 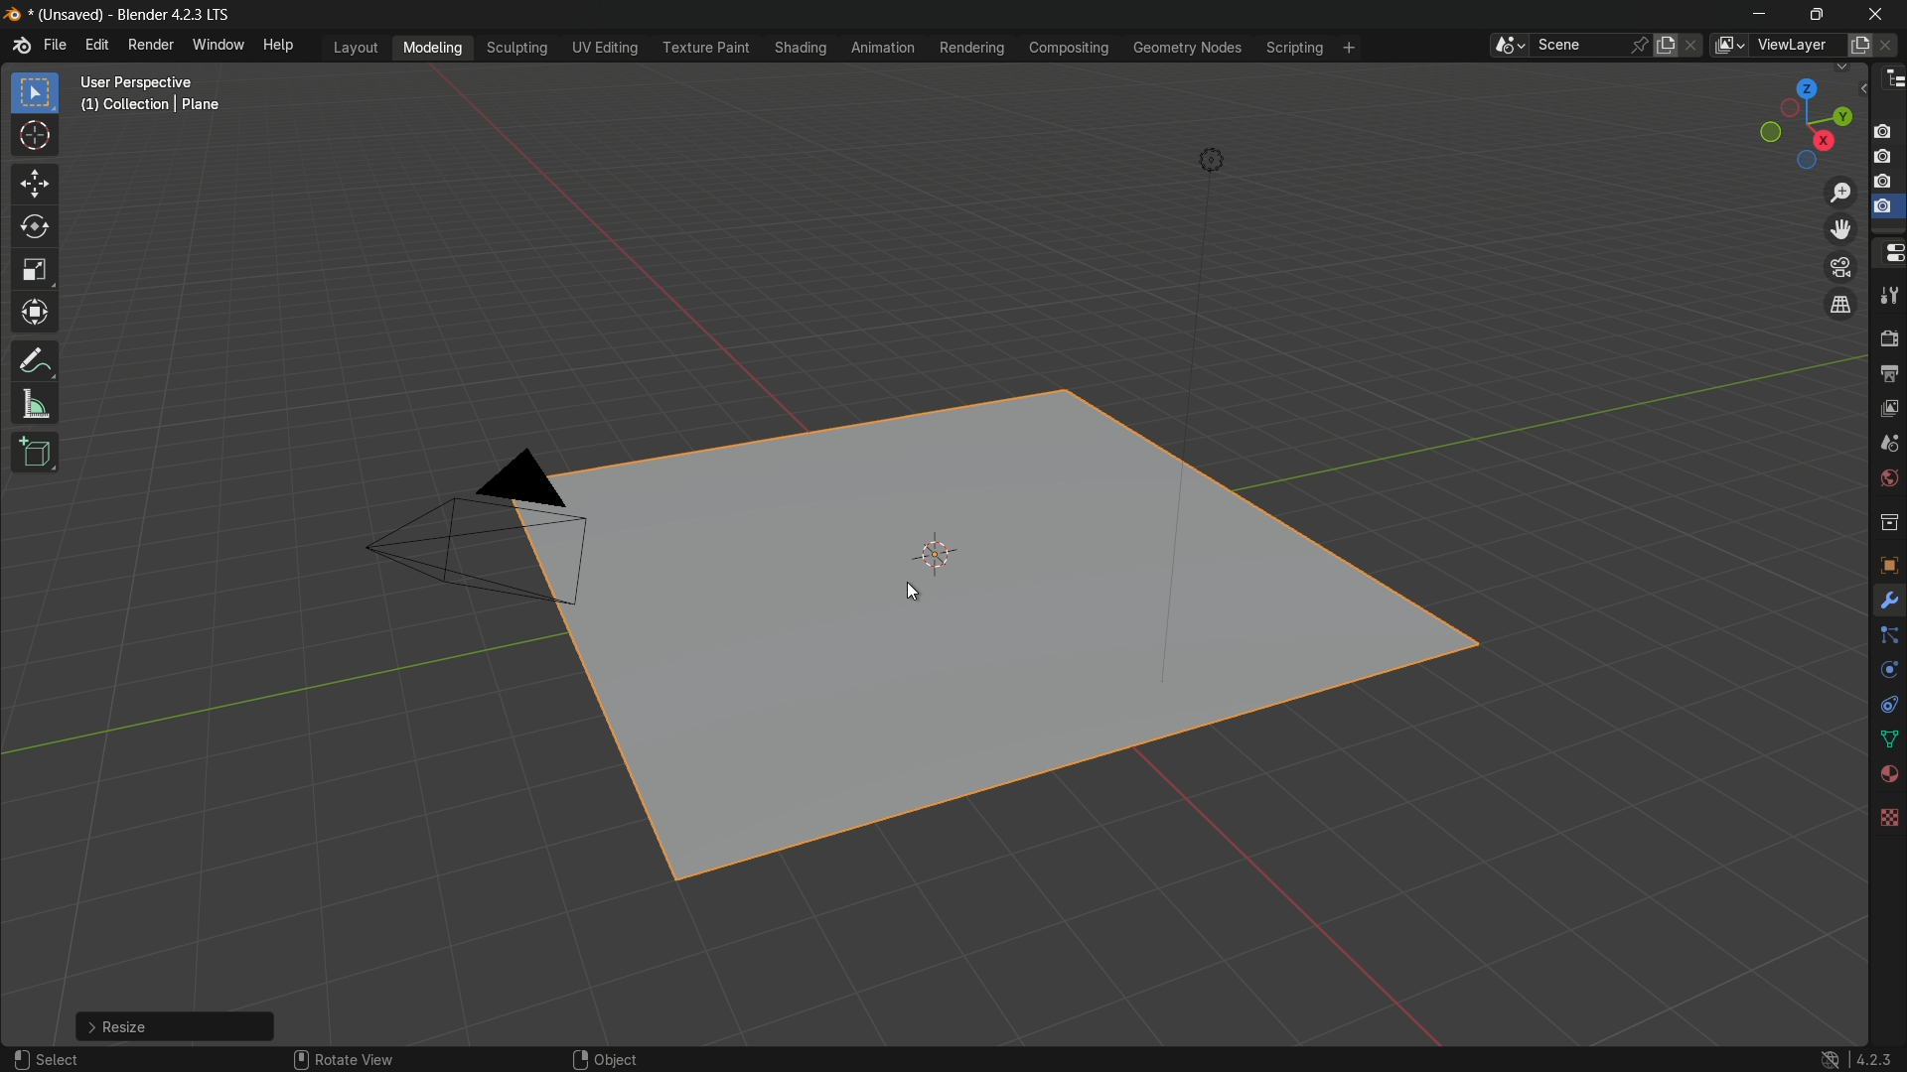 I want to click on physics, so click(x=1887, y=672).